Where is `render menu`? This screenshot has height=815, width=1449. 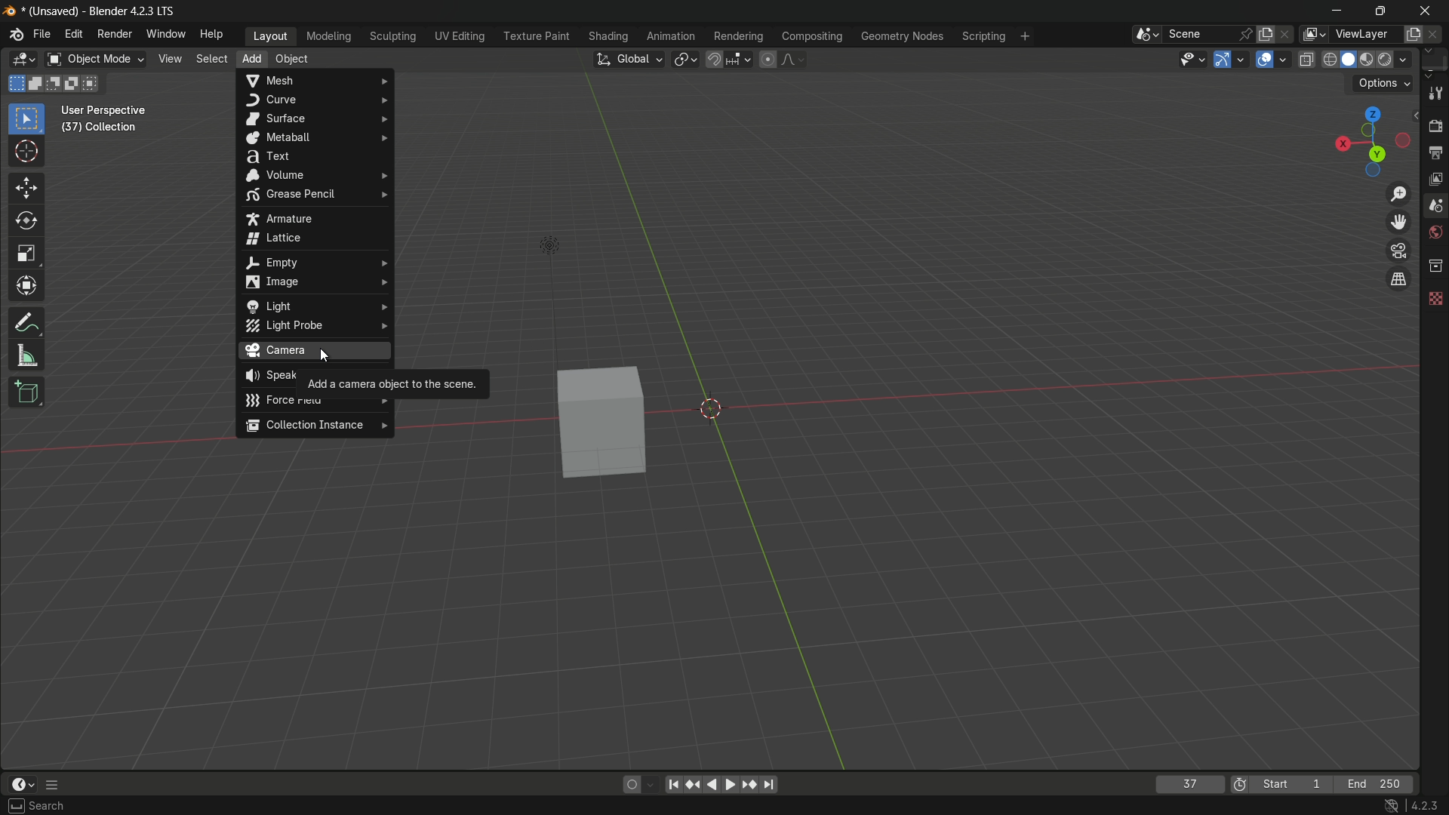
render menu is located at coordinates (112, 35).